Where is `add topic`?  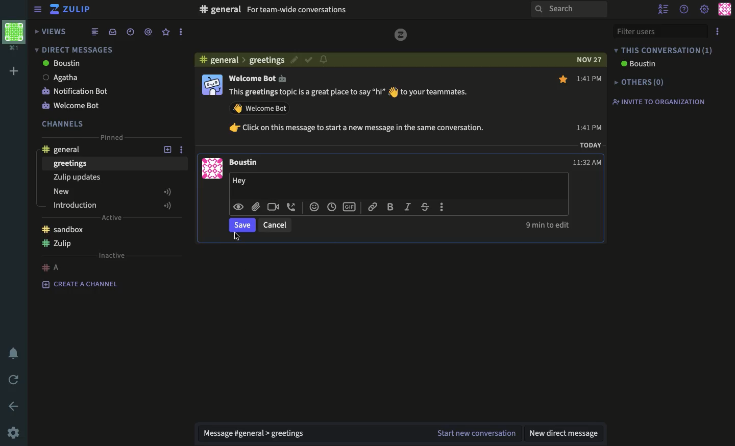 add topic is located at coordinates (162, 148).